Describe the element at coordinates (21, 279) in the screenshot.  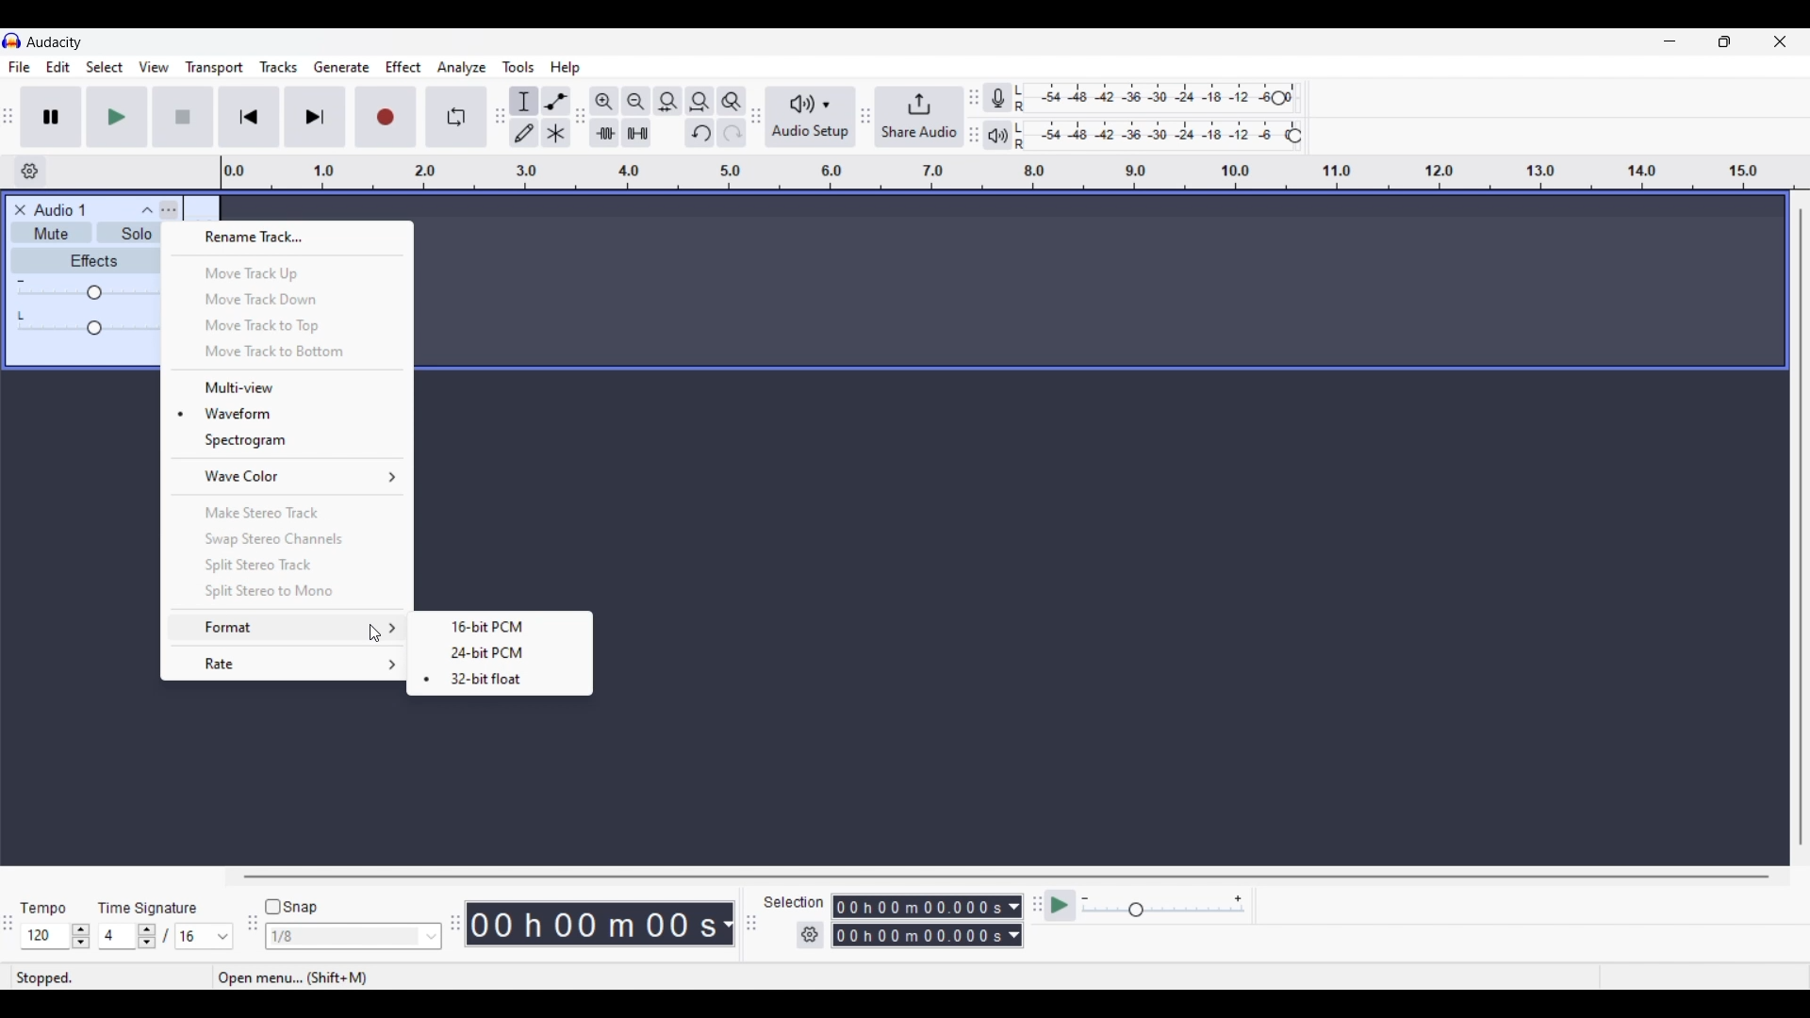
I see `-` at that location.